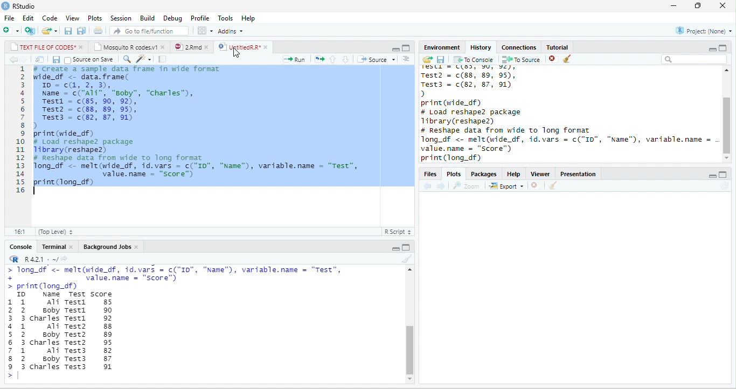 The width and height of the screenshot is (736, 389). Describe the element at coordinates (553, 185) in the screenshot. I see `clear` at that location.